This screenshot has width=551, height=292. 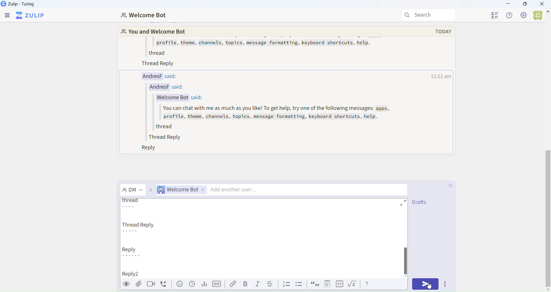 What do you see at coordinates (430, 286) in the screenshot?
I see `cursor` at bounding box center [430, 286].